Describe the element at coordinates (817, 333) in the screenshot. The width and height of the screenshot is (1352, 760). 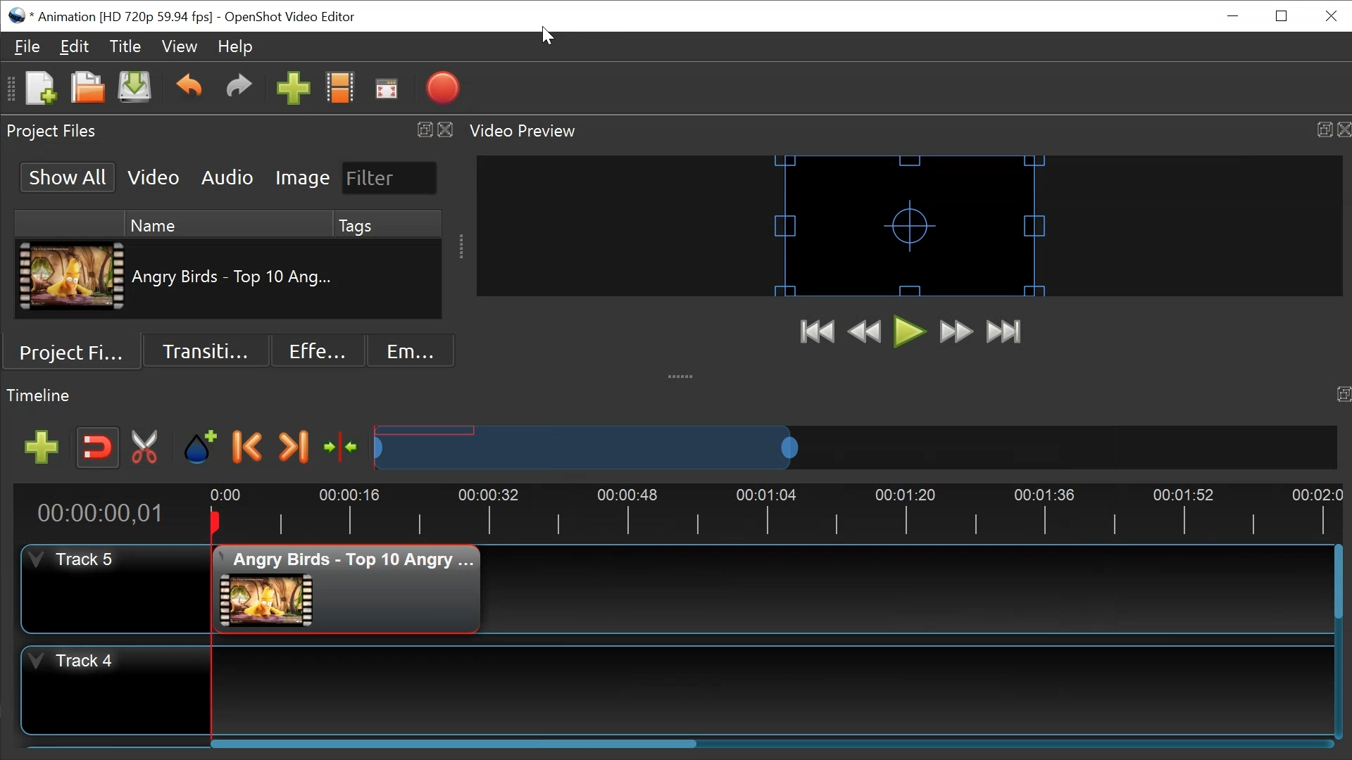
I see `Jump to Start` at that location.